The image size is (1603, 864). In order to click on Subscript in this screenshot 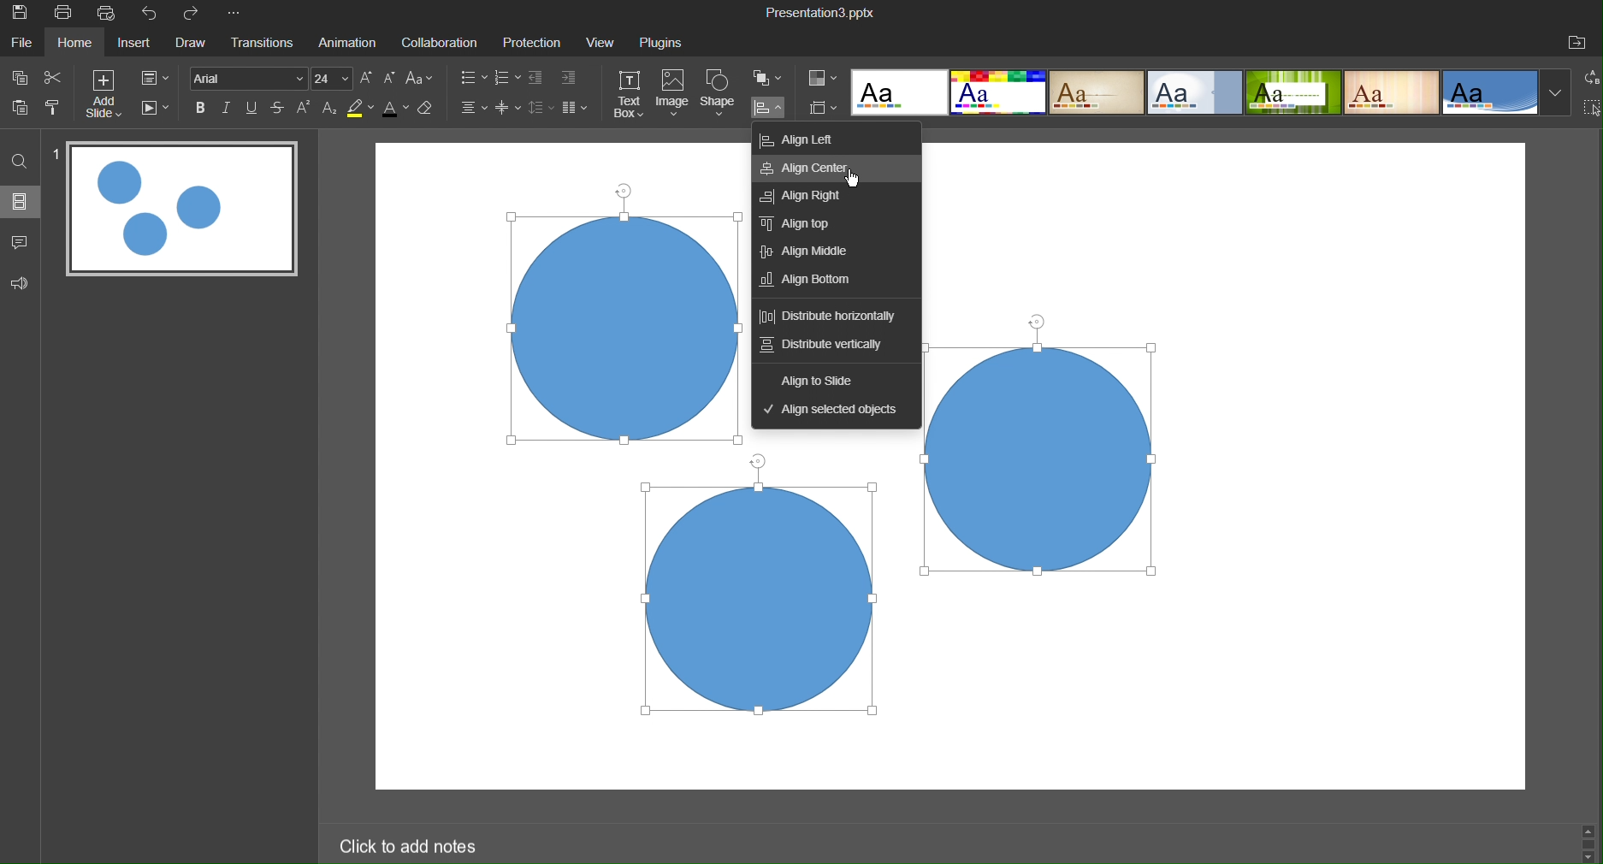, I will do `click(328, 109)`.